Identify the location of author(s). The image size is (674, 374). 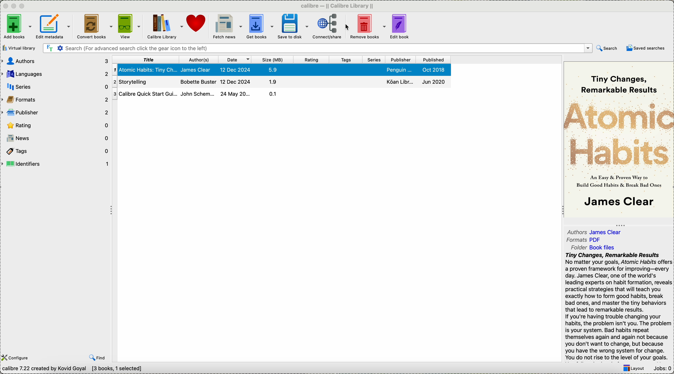
(198, 60).